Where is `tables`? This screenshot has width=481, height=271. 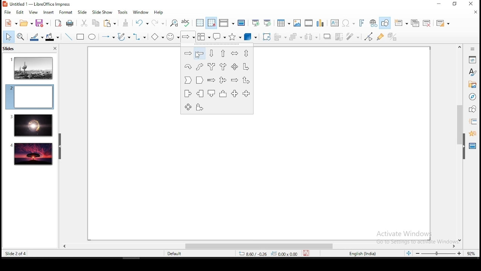
tables is located at coordinates (283, 23).